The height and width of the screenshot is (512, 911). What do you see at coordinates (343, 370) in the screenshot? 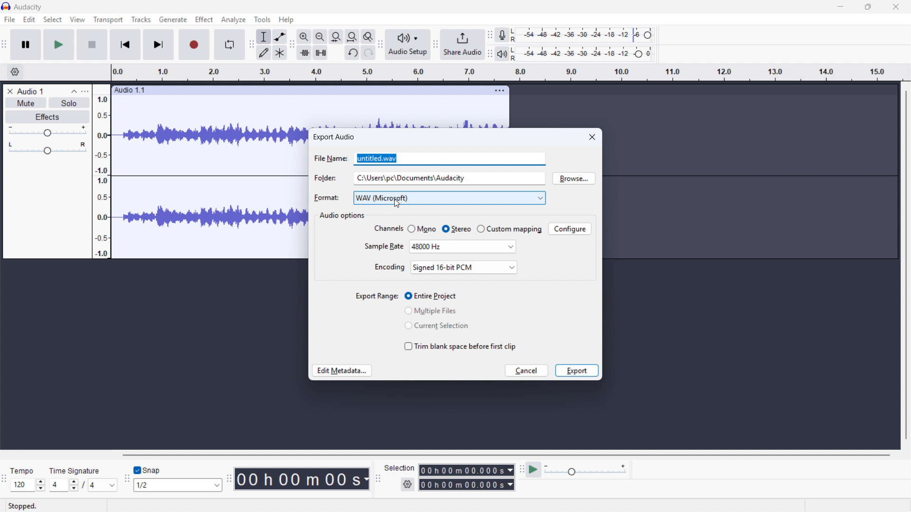
I see `Edit metadata ` at bounding box center [343, 370].